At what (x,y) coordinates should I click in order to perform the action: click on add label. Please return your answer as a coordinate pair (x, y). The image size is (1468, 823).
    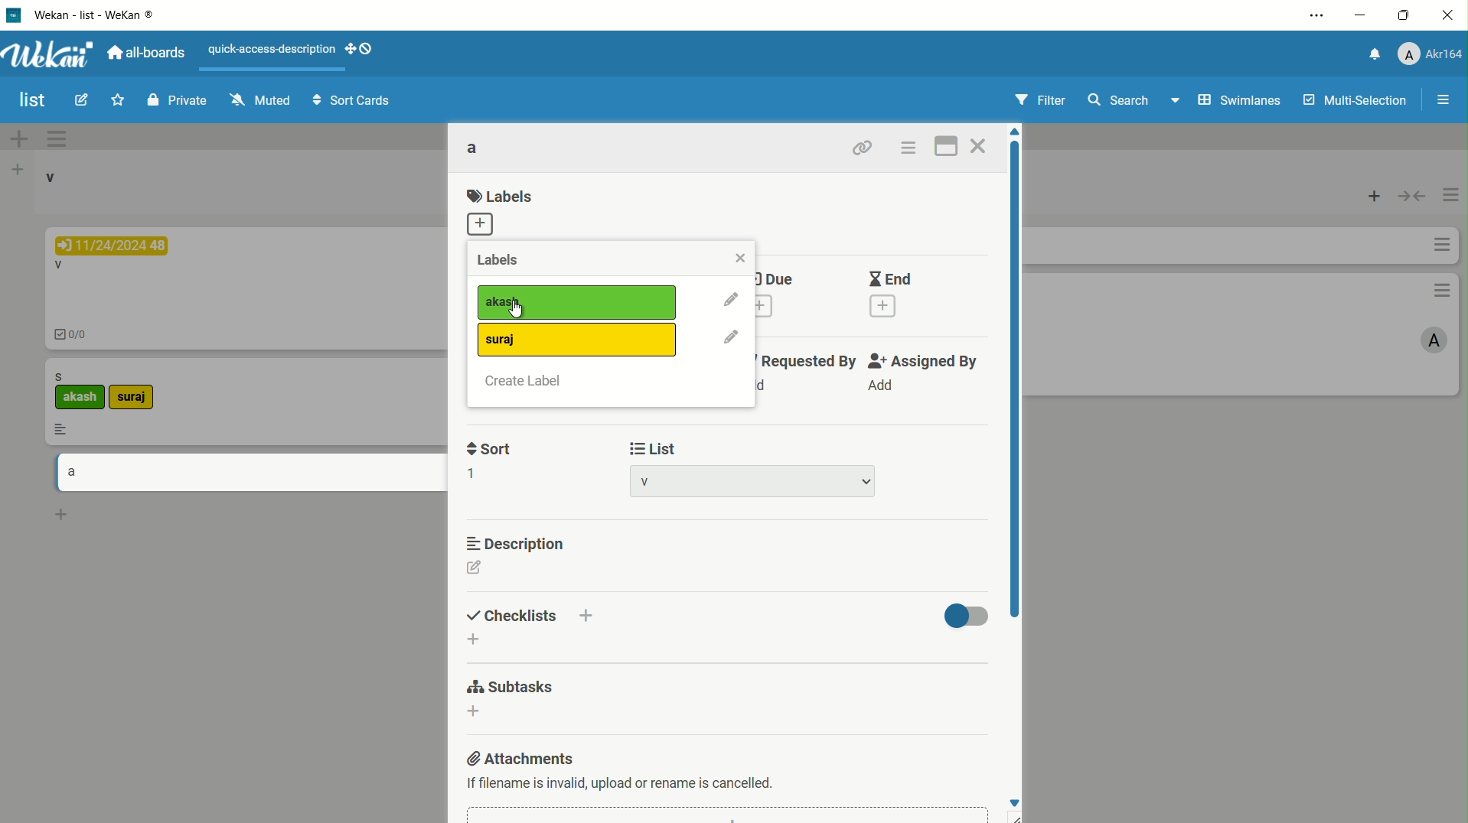
    Looking at the image, I should click on (481, 225).